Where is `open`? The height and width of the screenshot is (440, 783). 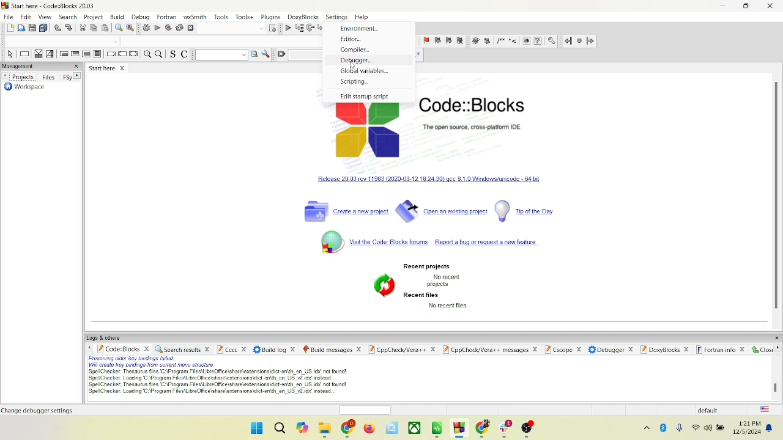
open is located at coordinates (21, 28).